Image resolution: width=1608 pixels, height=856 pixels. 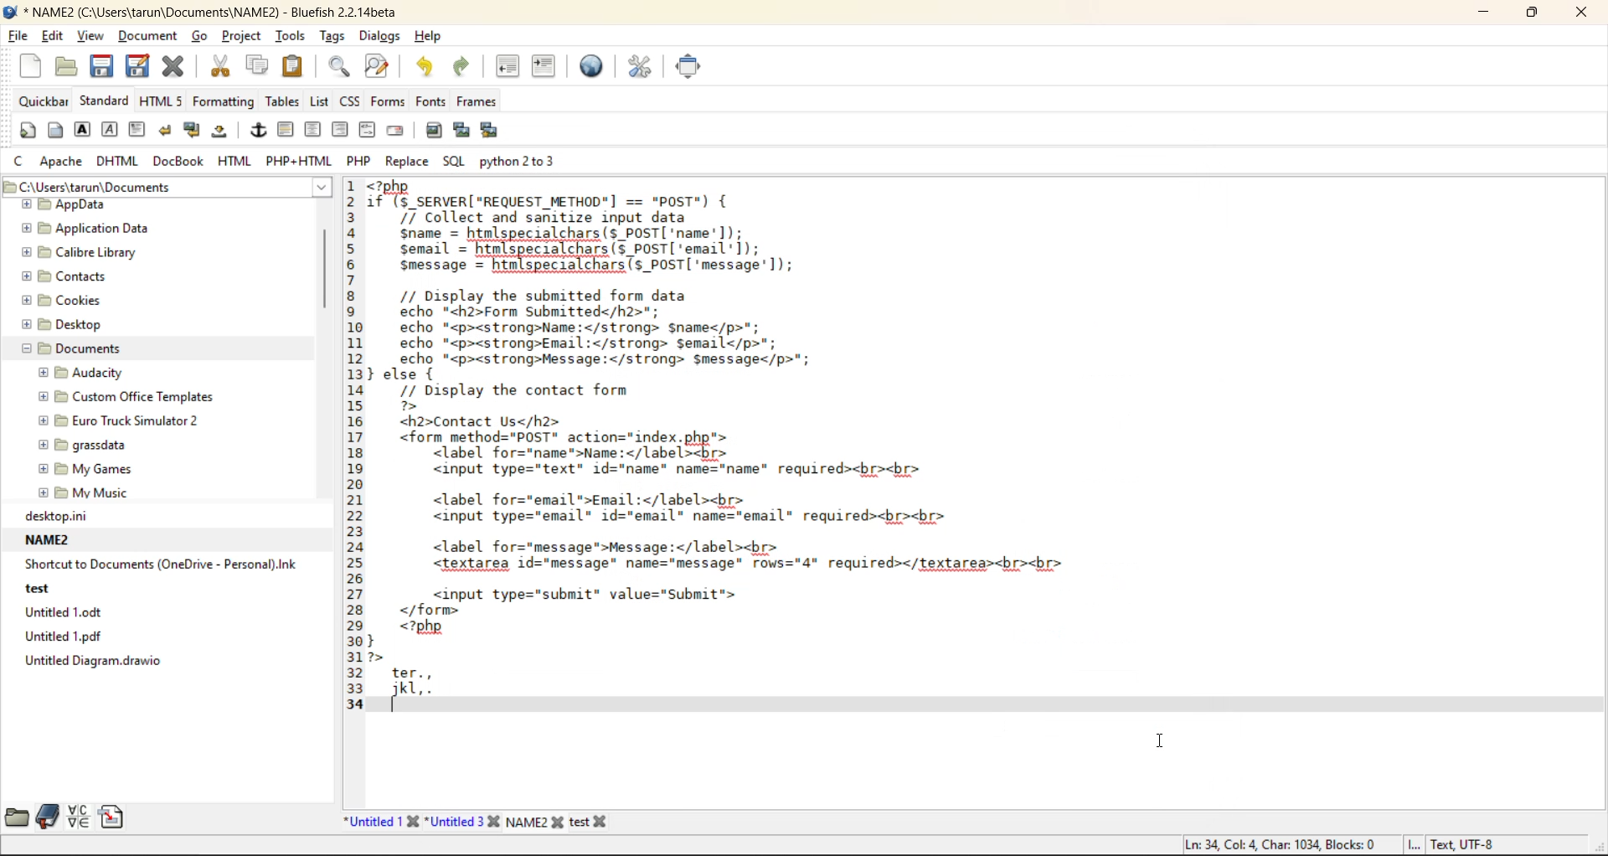 I want to click on close file, so click(x=173, y=66).